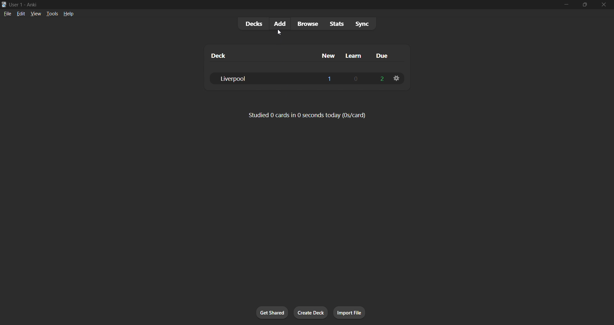 The height and width of the screenshot is (325, 614). What do you see at coordinates (351, 313) in the screenshot?
I see `import file` at bounding box center [351, 313].